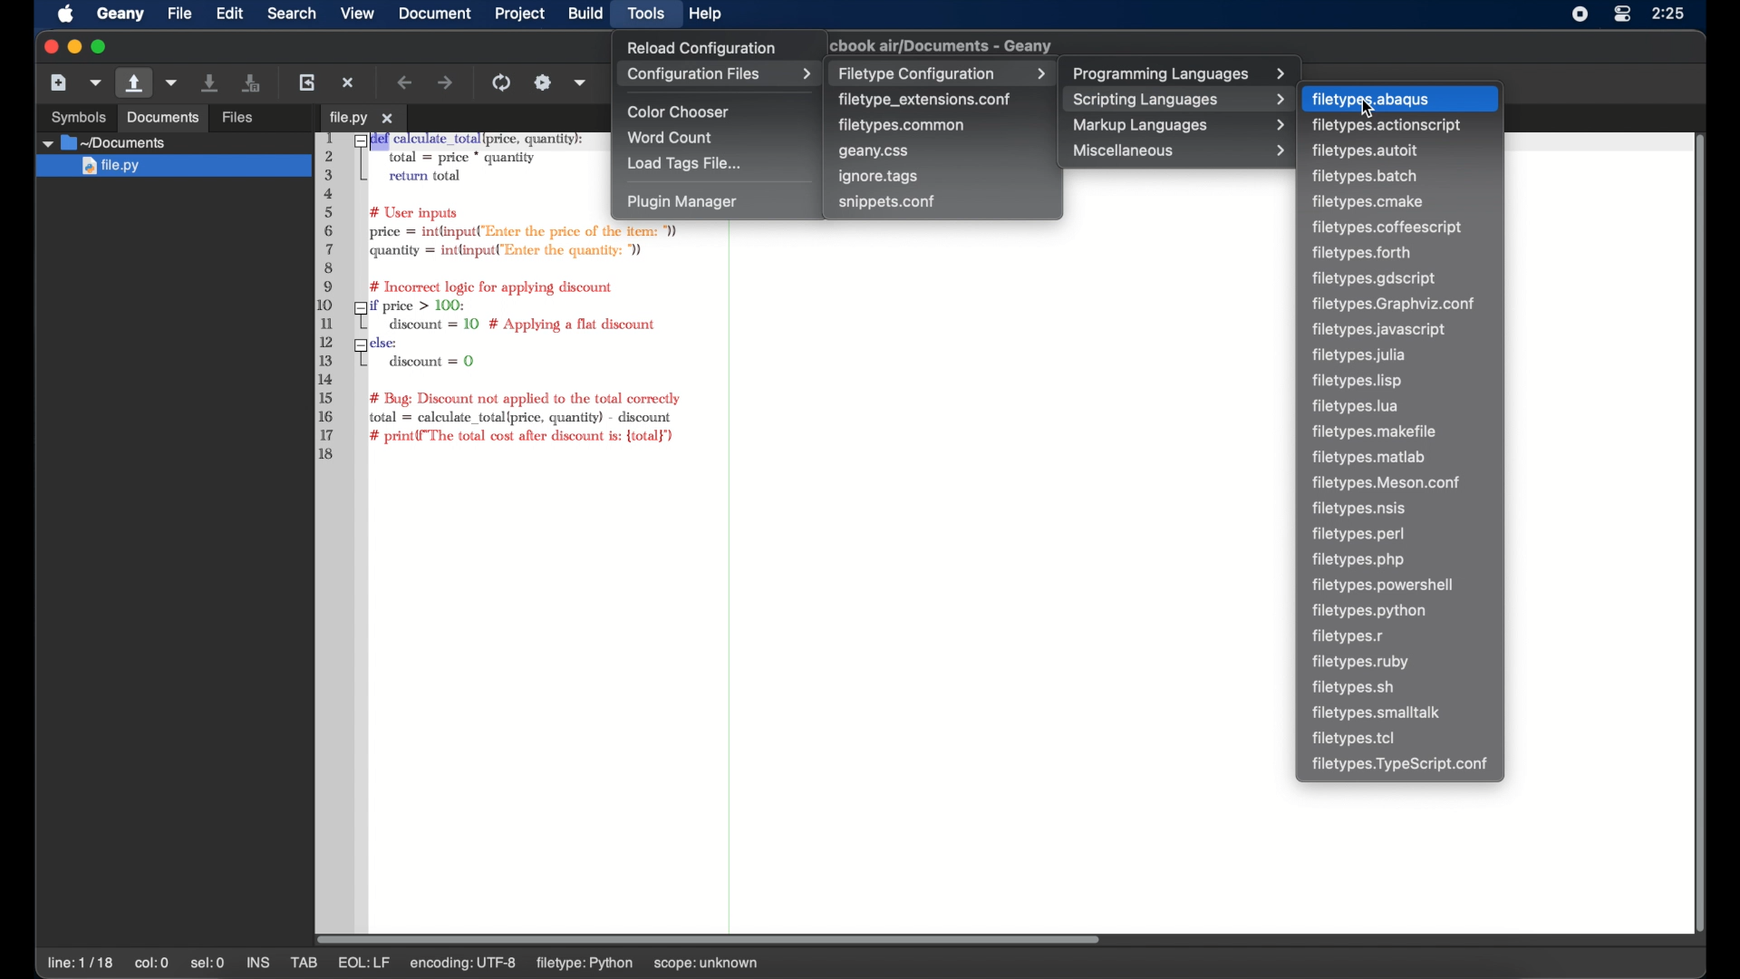  What do you see at coordinates (1379, 712) in the screenshot?
I see `filetypes` at bounding box center [1379, 712].